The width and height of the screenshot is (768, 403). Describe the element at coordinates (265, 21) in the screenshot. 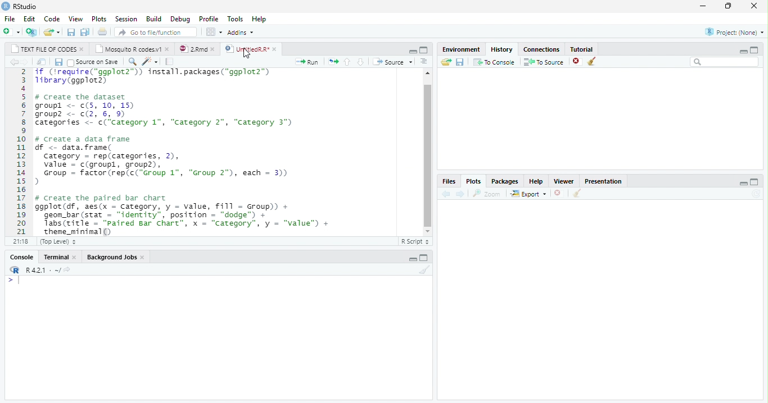

I see `help` at that location.